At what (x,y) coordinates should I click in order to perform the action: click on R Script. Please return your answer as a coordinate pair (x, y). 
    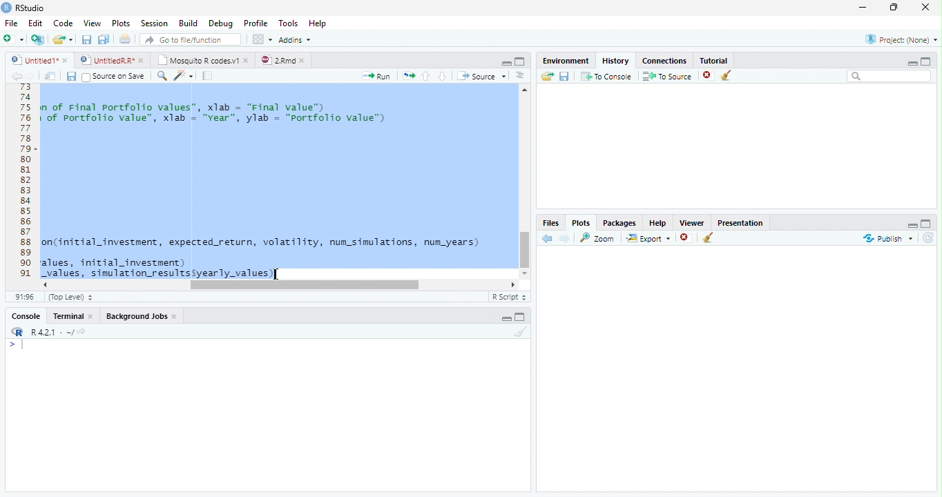
    Looking at the image, I should click on (509, 297).